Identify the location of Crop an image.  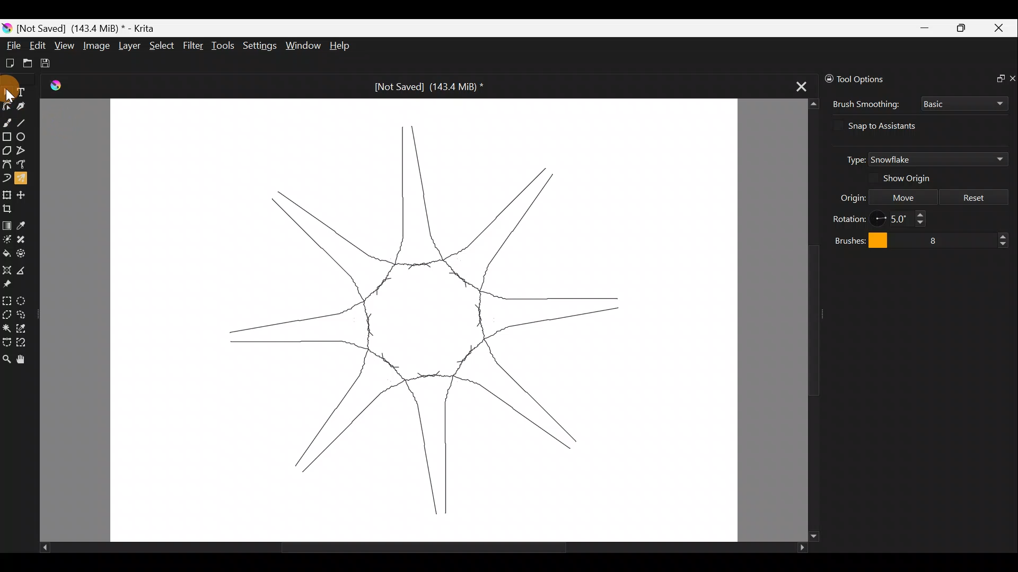
(11, 208).